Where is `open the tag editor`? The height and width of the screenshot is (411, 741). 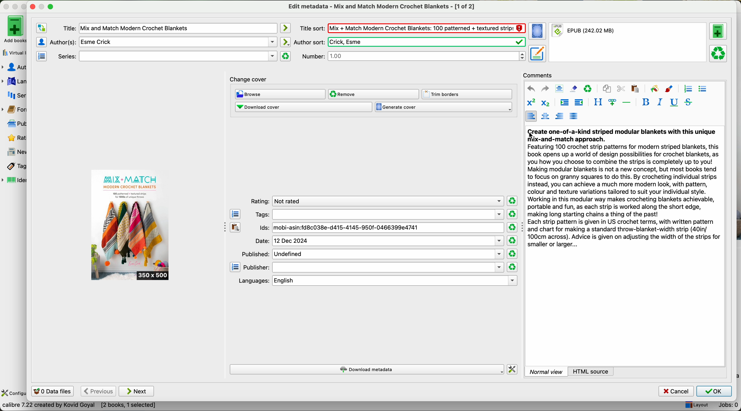
open the tag editor is located at coordinates (235, 214).